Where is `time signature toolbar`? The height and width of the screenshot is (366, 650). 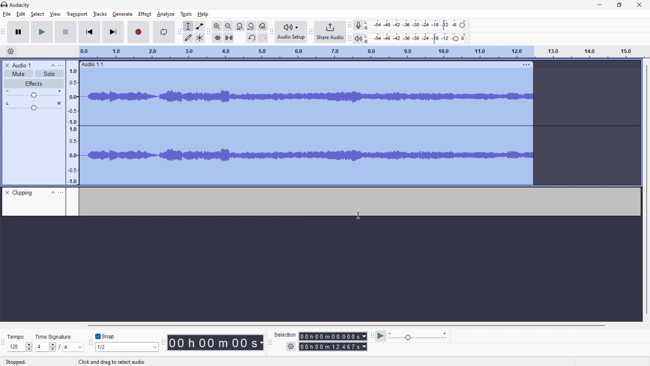
time signature toolbar is located at coordinates (59, 347).